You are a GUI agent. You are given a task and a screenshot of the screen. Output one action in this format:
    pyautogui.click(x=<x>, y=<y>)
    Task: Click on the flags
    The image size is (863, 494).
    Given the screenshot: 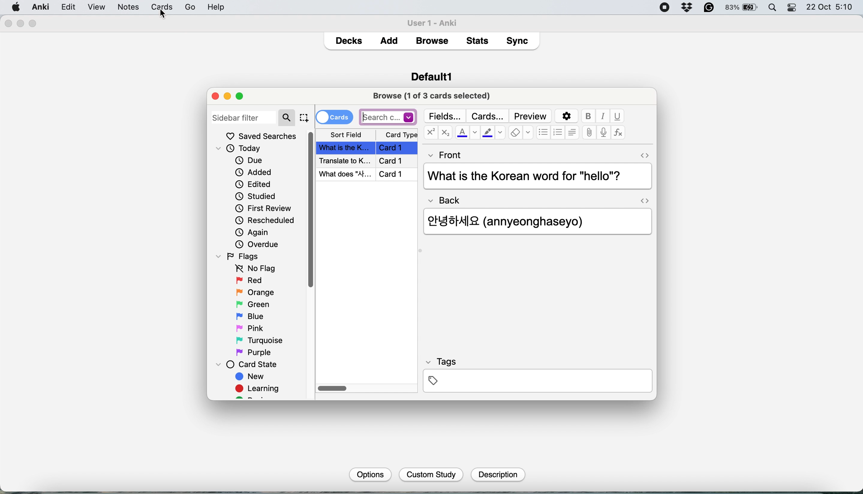 What is the action you would take?
    pyautogui.click(x=240, y=256)
    